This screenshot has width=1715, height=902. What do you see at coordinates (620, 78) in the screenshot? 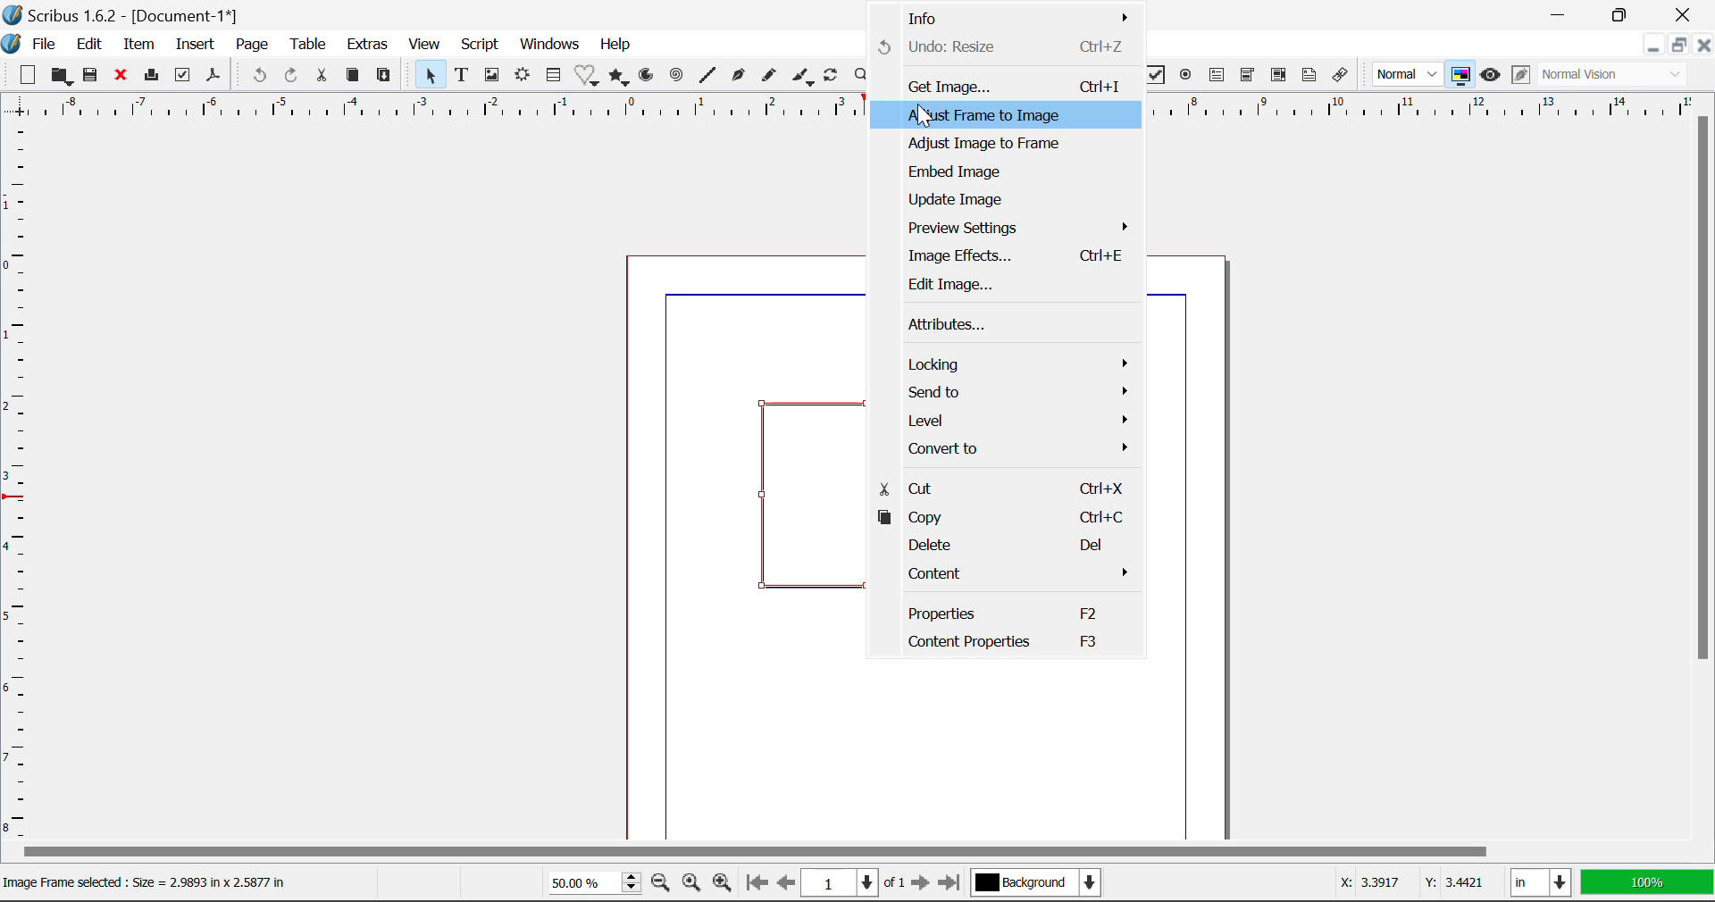
I see `Polygon` at bounding box center [620, 78].